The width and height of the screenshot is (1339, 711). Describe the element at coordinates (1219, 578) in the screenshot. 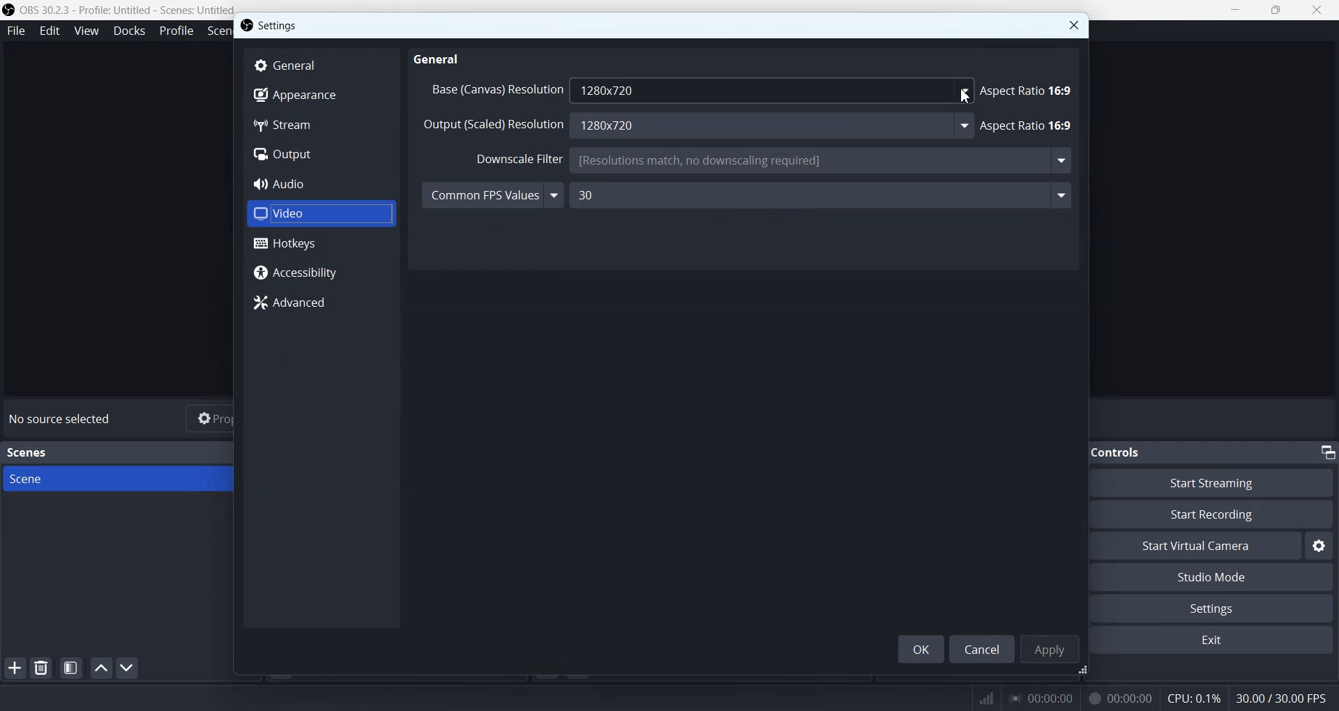

I see `Studio Mode` at that location.